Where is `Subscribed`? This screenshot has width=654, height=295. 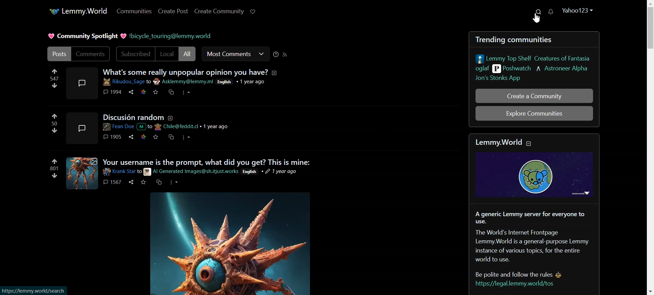 Subscribed is located at coordinates (134, 54).